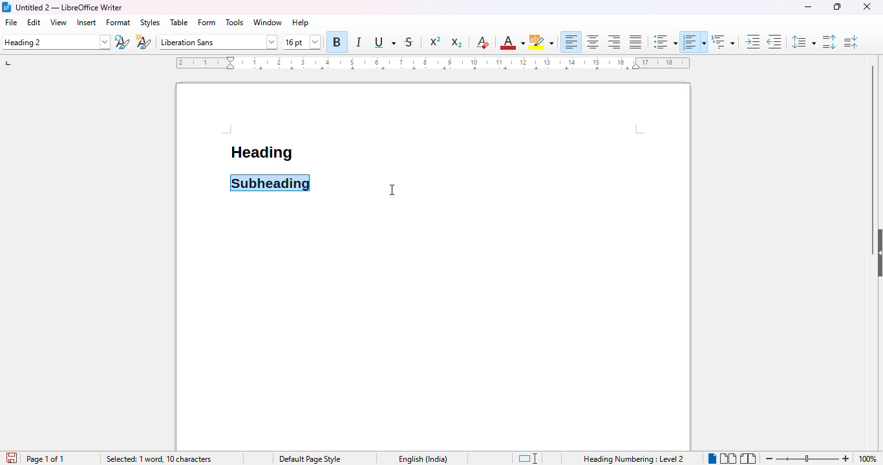 The image size is (883, 465). What do you see at coordinates (456, 43) in the screenshot?
I see `subscript` at bounding box center [456, 43].